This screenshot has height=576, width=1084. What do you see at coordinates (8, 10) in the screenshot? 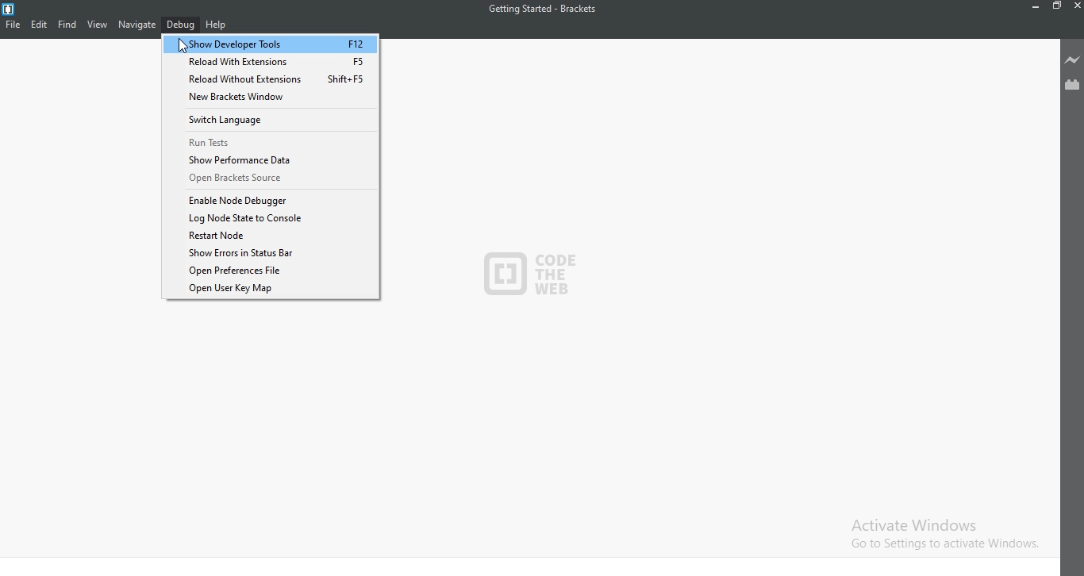
I see `logo` at bounding box center [8, 10].